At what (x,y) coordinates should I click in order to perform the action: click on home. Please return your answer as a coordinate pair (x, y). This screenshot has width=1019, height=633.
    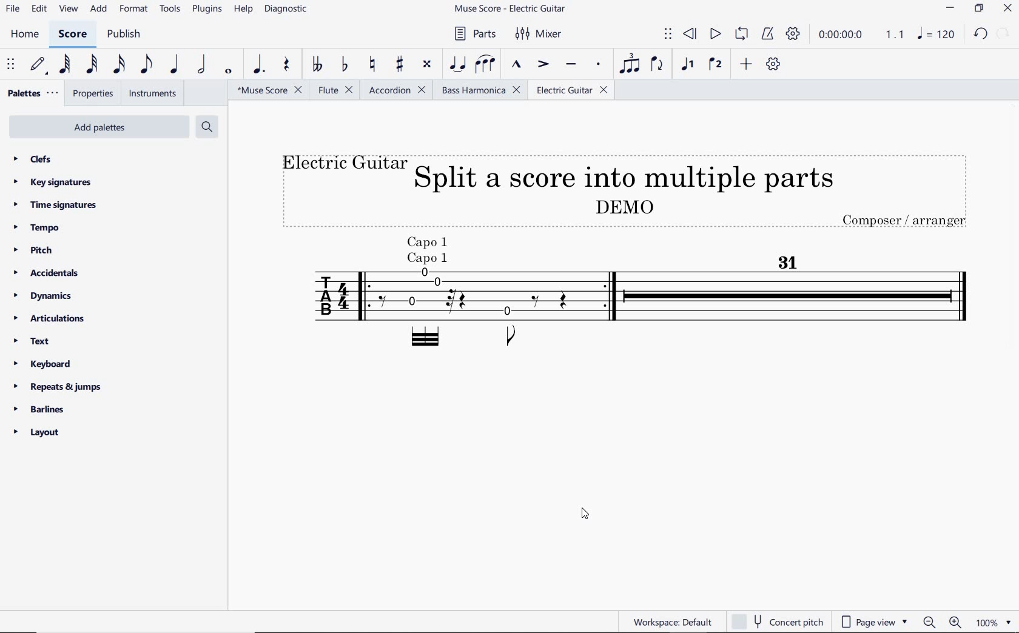
    Looking at the image, I should click on (27, 35).